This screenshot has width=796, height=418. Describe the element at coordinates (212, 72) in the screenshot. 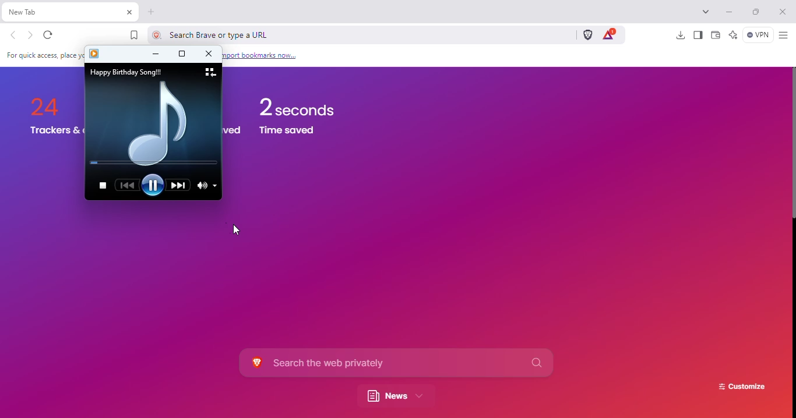

I see `switch to library` at that location.